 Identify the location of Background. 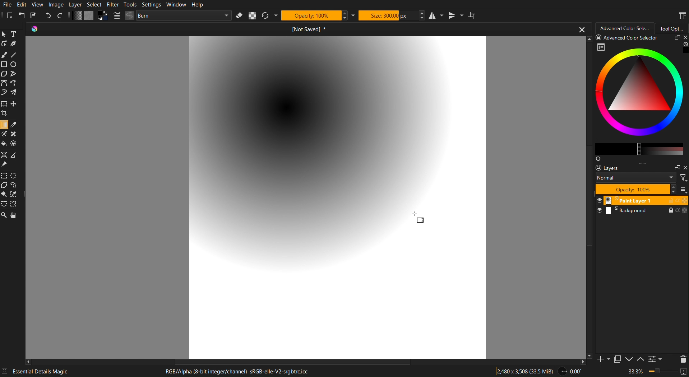
(641, 211).